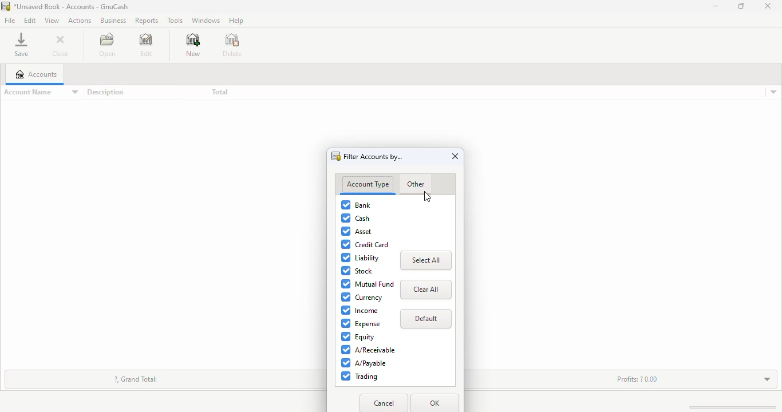 This screenshot has width=782, height=412. I want to click on cancel, so click(385, 403).